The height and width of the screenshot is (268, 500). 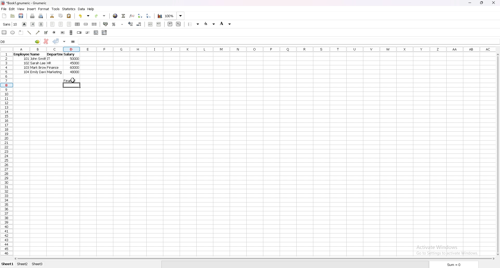 What do you see at coordinates (53, 68) in the screenshot?
I see `Finance` at bounding box center [53, 68].